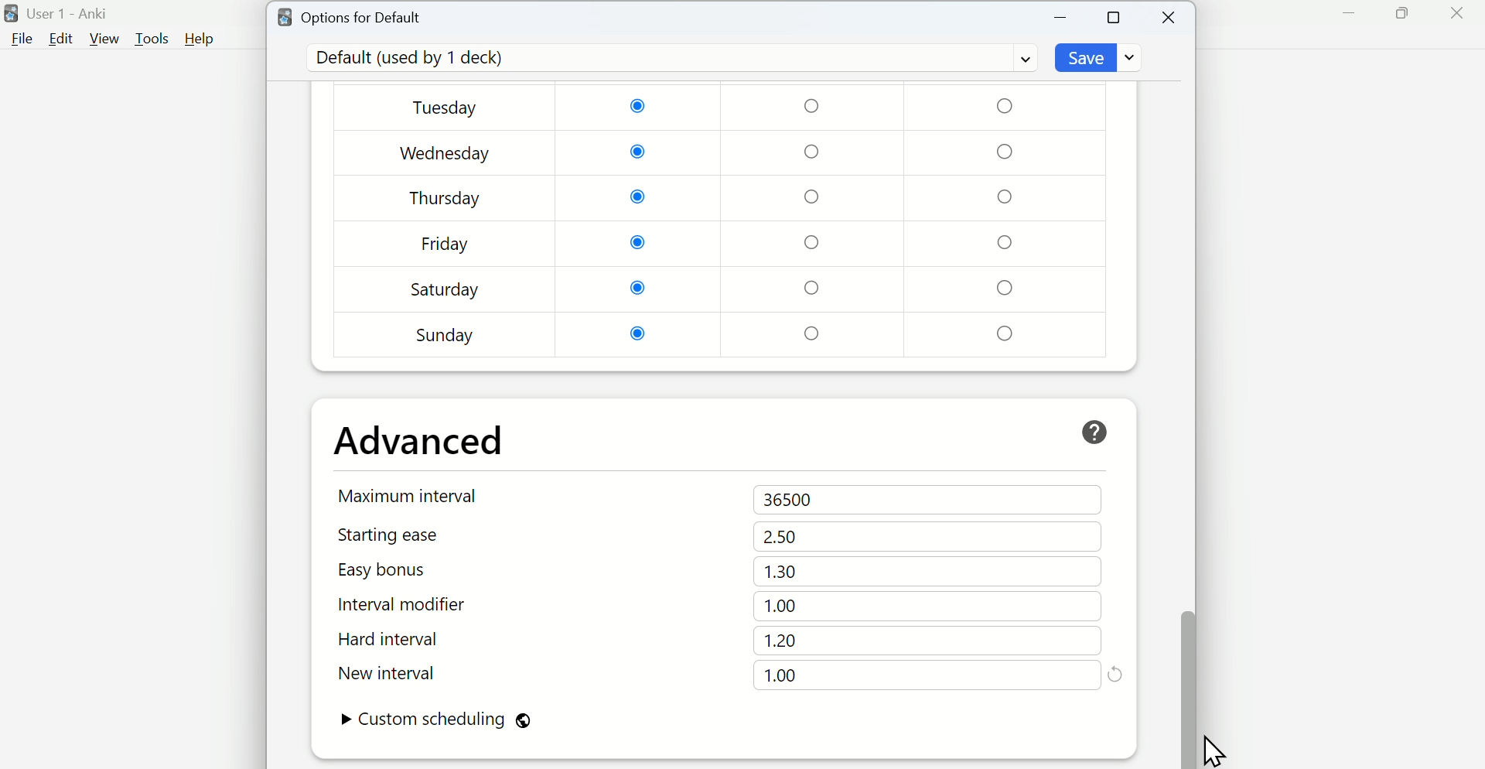 The image size is (1485, 769). What do you see at coordinates (446, 335) in the screenshot?
I see `Sunday` at bounding box center [446, 335].